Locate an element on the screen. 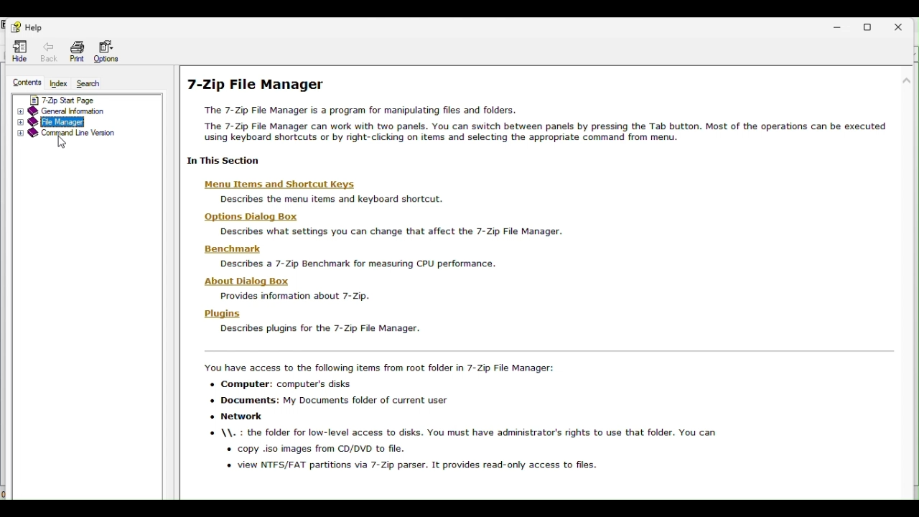 This screenshot has height=517, width=919. Restore is located at coordinates (876, 27).